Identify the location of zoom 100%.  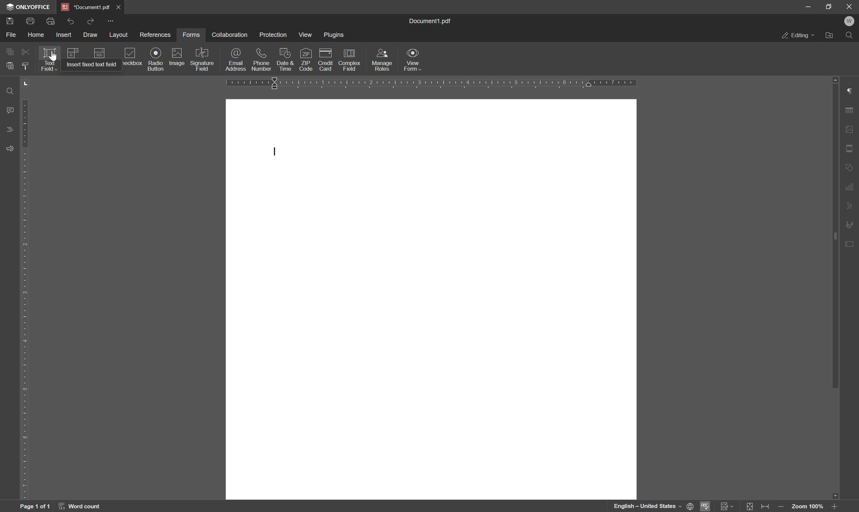
(808, 507).